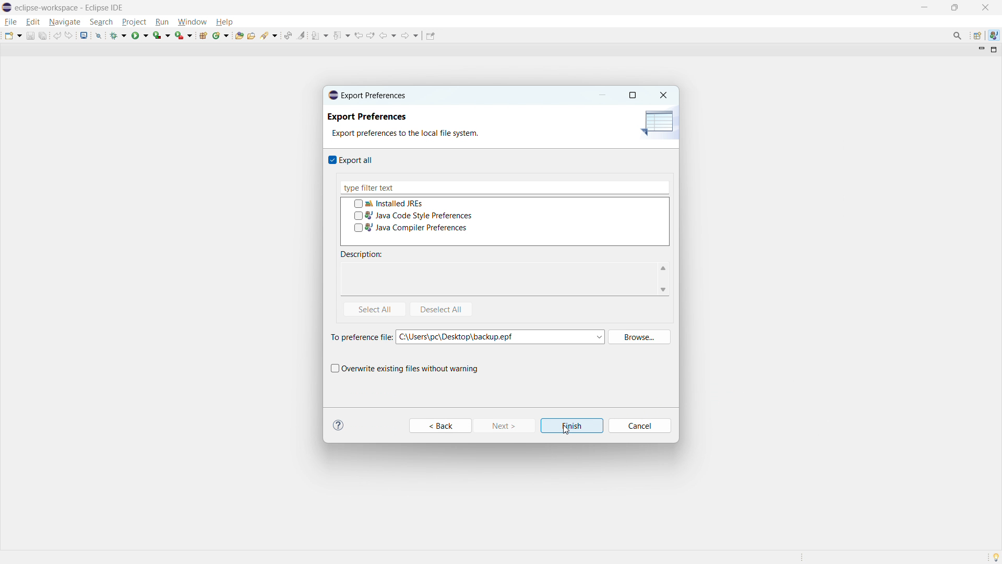 The width and height of the screenshot is (1002, 564). Describe the element at coordinates (64, 22) in the screenshot. I see `navigate` at that location.